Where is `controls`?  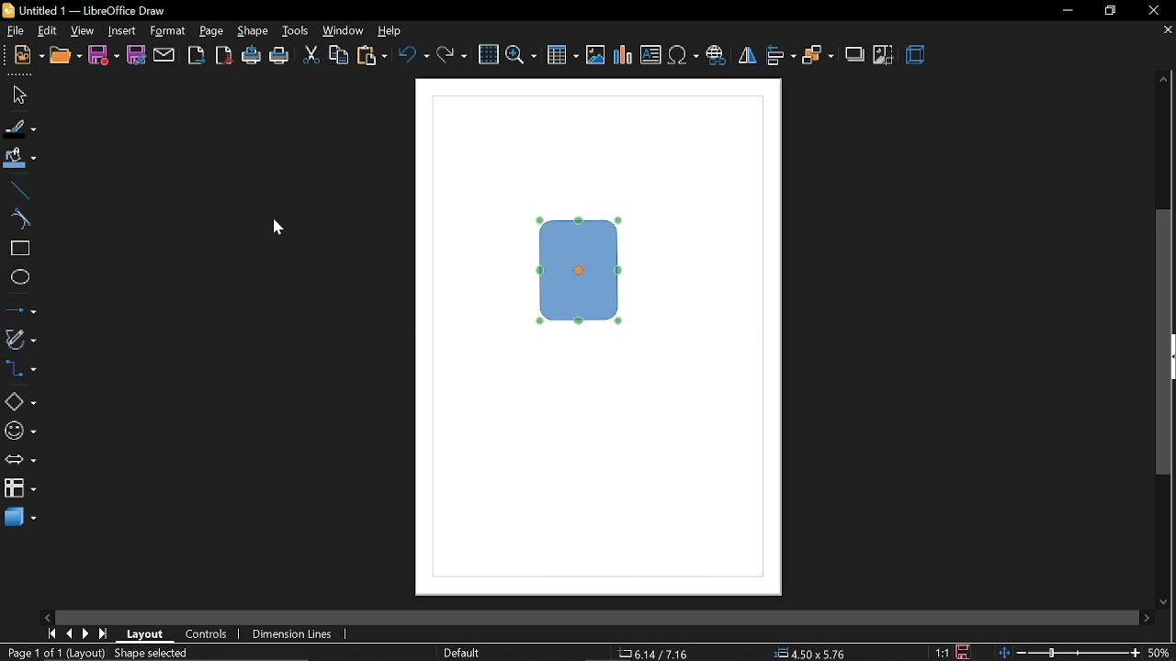 controls is located at coordinates (209, 633).